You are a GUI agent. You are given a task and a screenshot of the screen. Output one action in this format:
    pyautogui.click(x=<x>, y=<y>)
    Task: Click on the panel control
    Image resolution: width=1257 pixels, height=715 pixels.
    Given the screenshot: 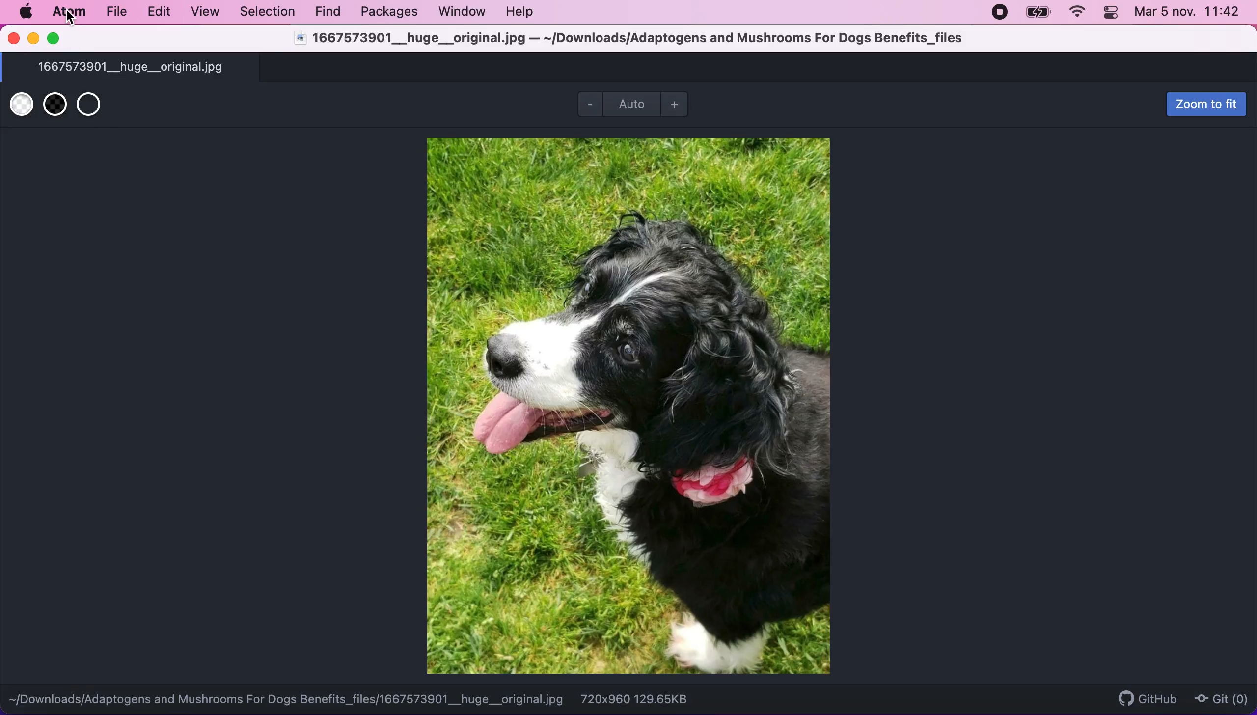 What is the action you would take?
    pyautogui.click(x=1110, y=13)
    